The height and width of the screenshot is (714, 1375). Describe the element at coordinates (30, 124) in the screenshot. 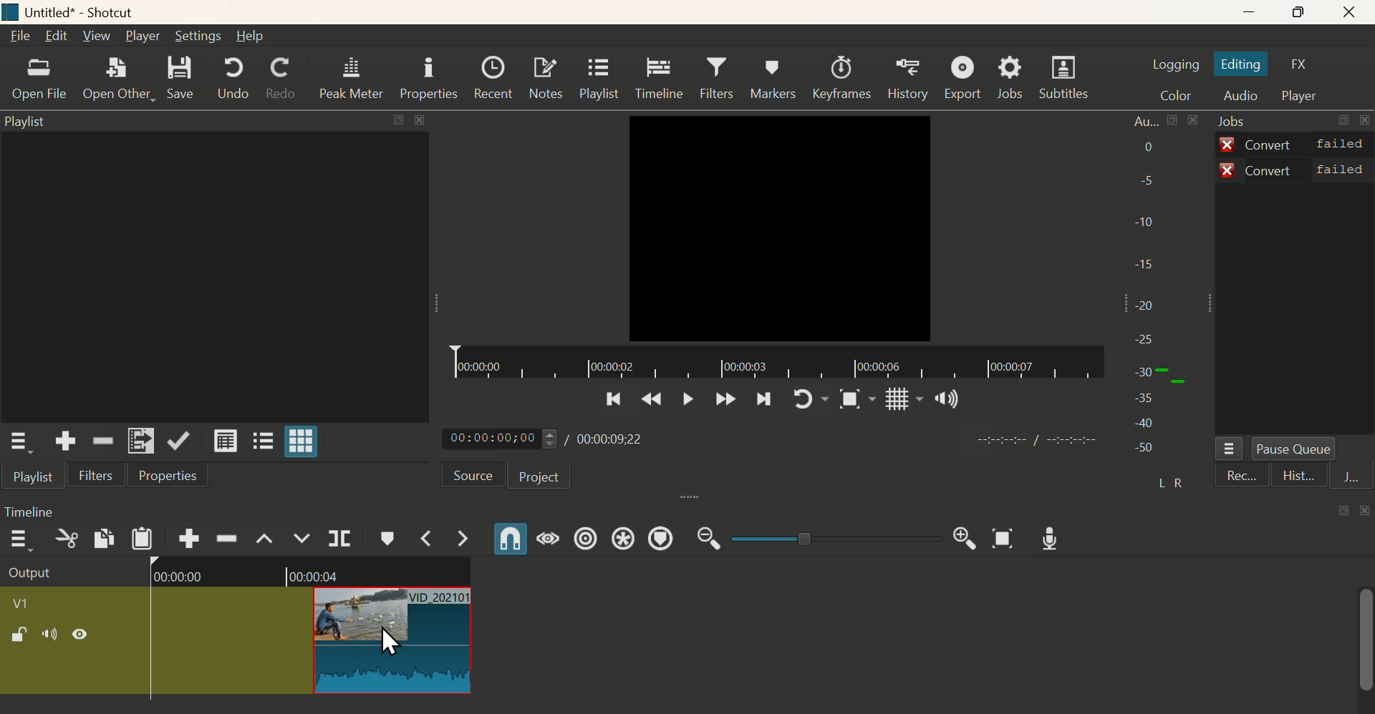

I see `Playlist` at that location.